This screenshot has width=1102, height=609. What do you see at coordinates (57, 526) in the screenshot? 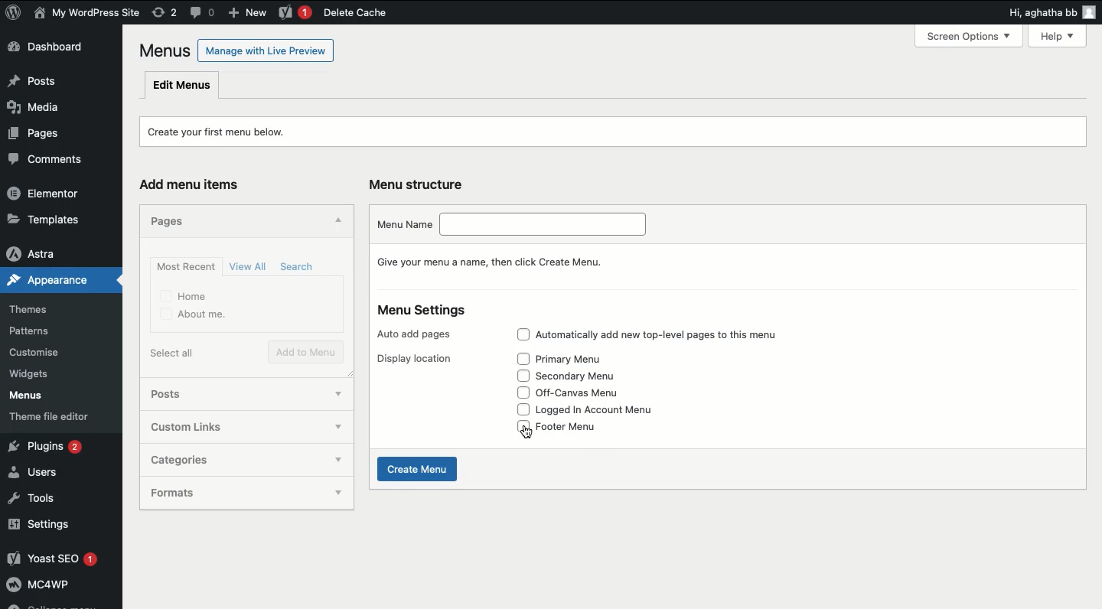
I see `Settings` at bounding box center [57, 526].